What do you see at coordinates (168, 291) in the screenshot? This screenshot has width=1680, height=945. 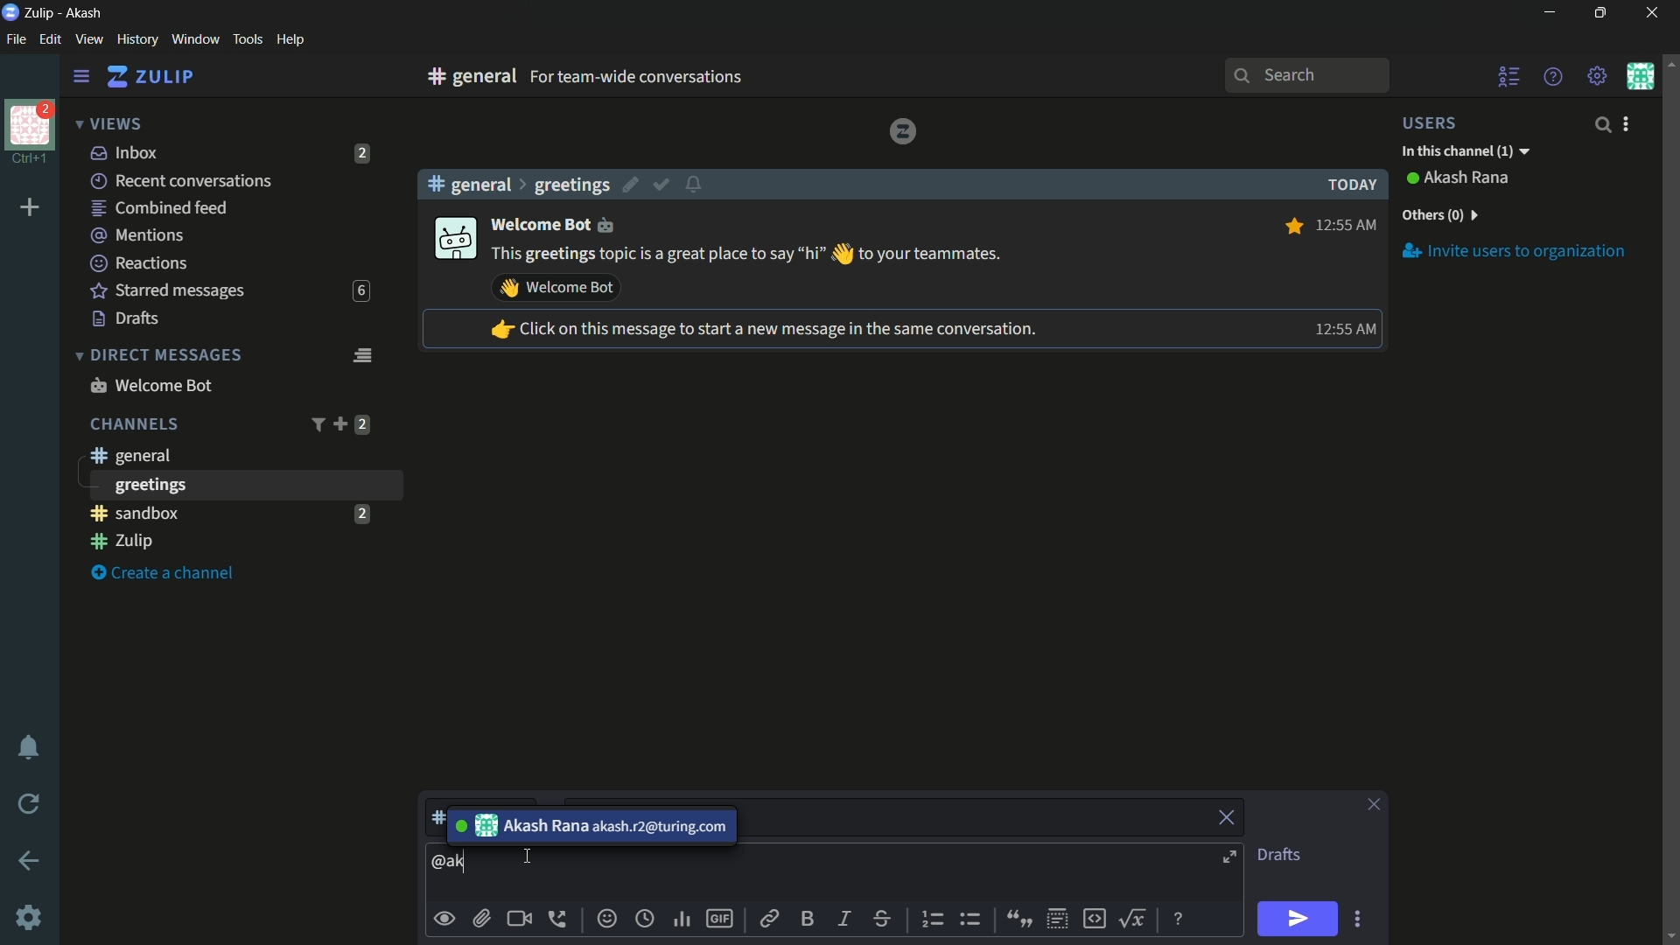 I see `starred messages` at bounding box center [168, 291].